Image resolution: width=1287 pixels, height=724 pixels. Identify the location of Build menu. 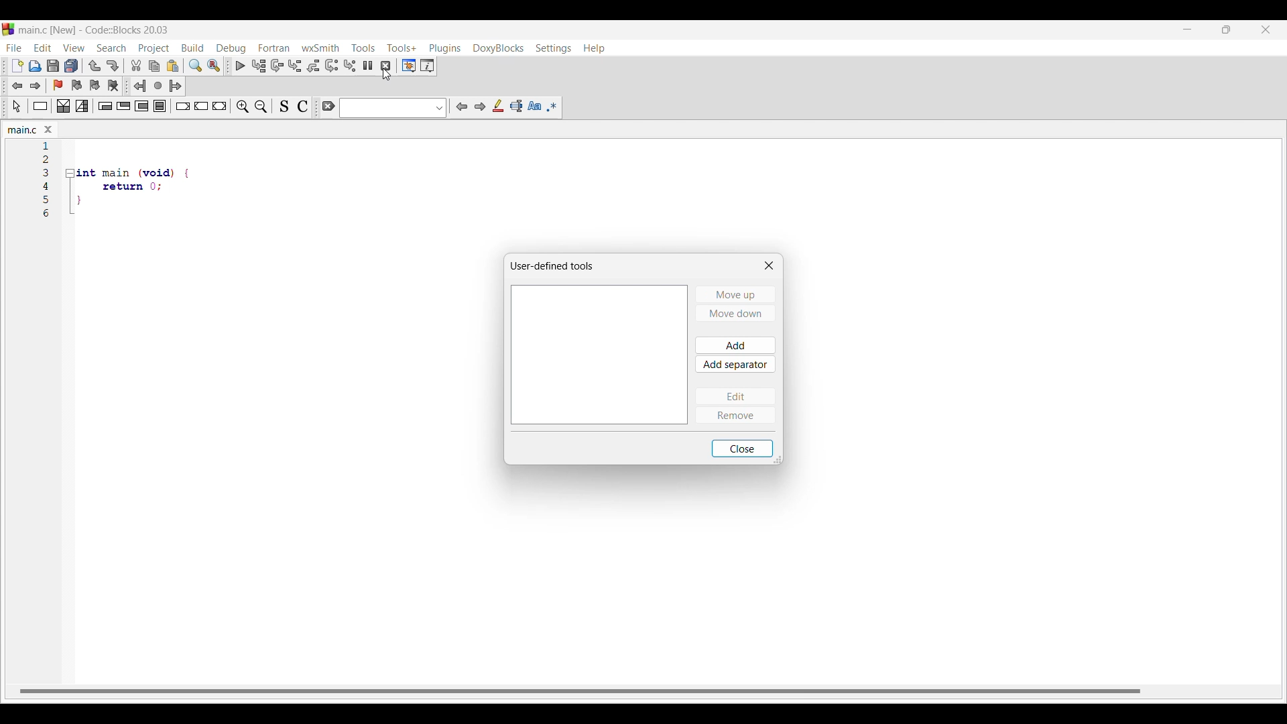
(192, 48).